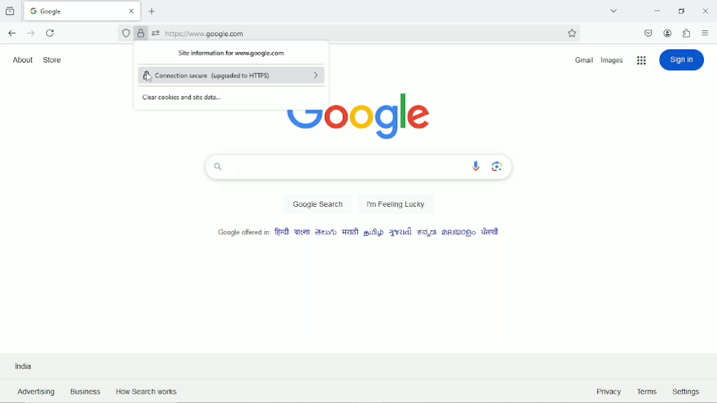 This screenshot has width=717, height=403. I want to click on Close, so click(704, 9).